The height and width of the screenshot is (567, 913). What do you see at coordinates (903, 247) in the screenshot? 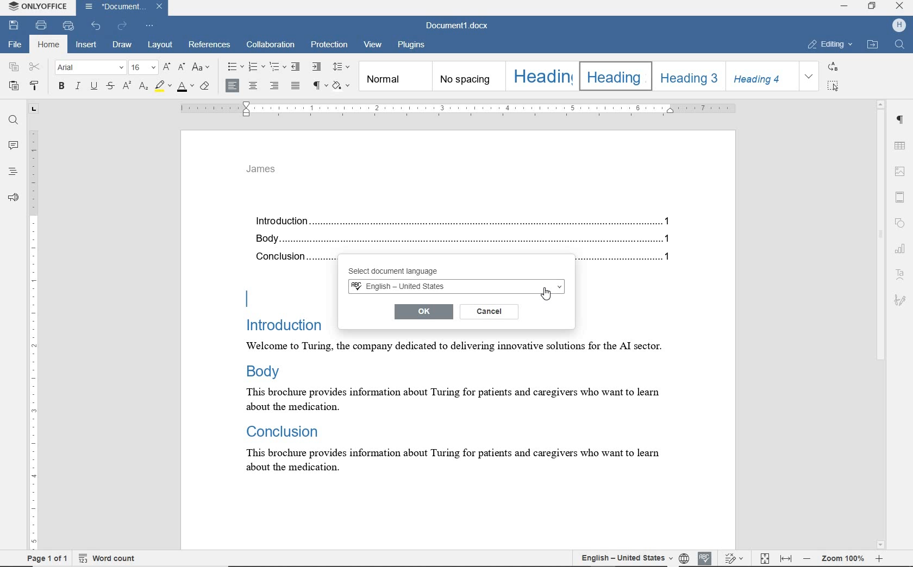
I see `charts` at bounding box center [903, 247].